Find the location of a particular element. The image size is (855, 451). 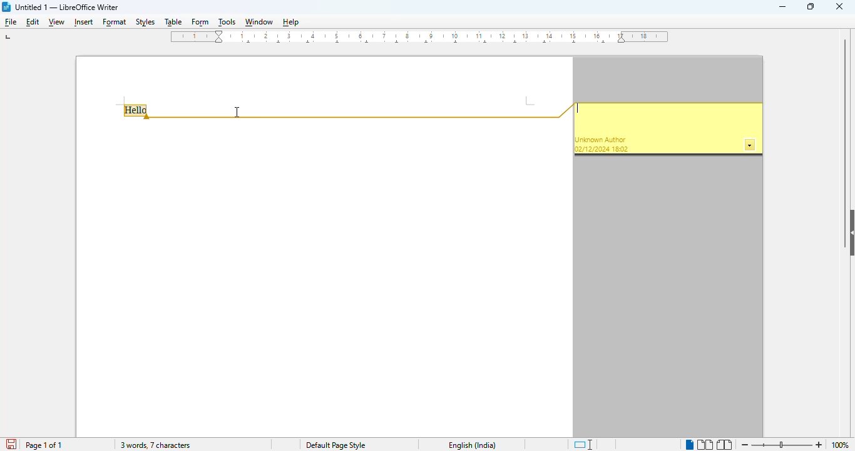

text language is located at coordinates (473, 445).